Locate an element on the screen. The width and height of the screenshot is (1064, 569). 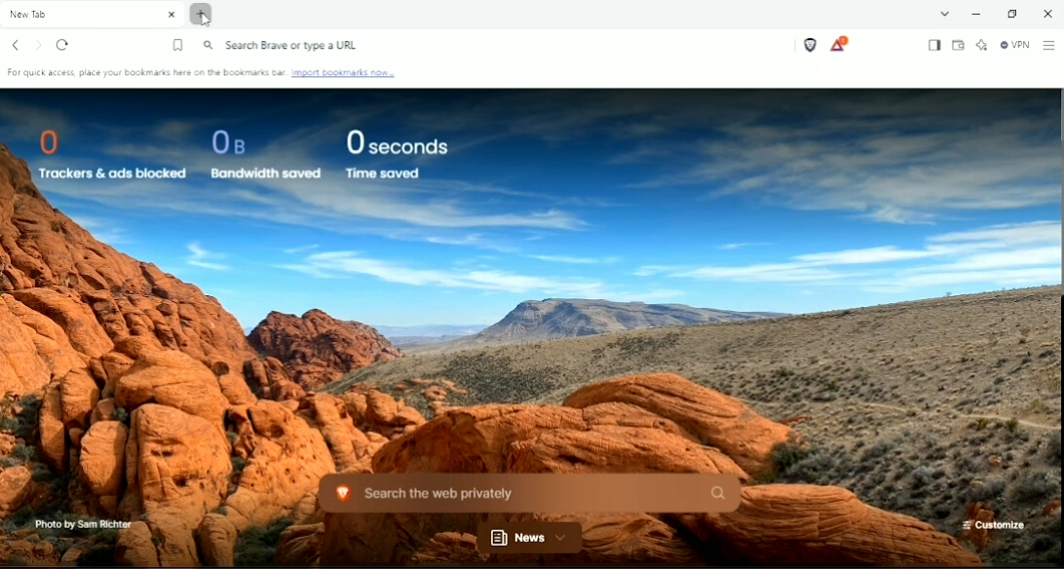
New Tab is located at coordinates (92, 14).